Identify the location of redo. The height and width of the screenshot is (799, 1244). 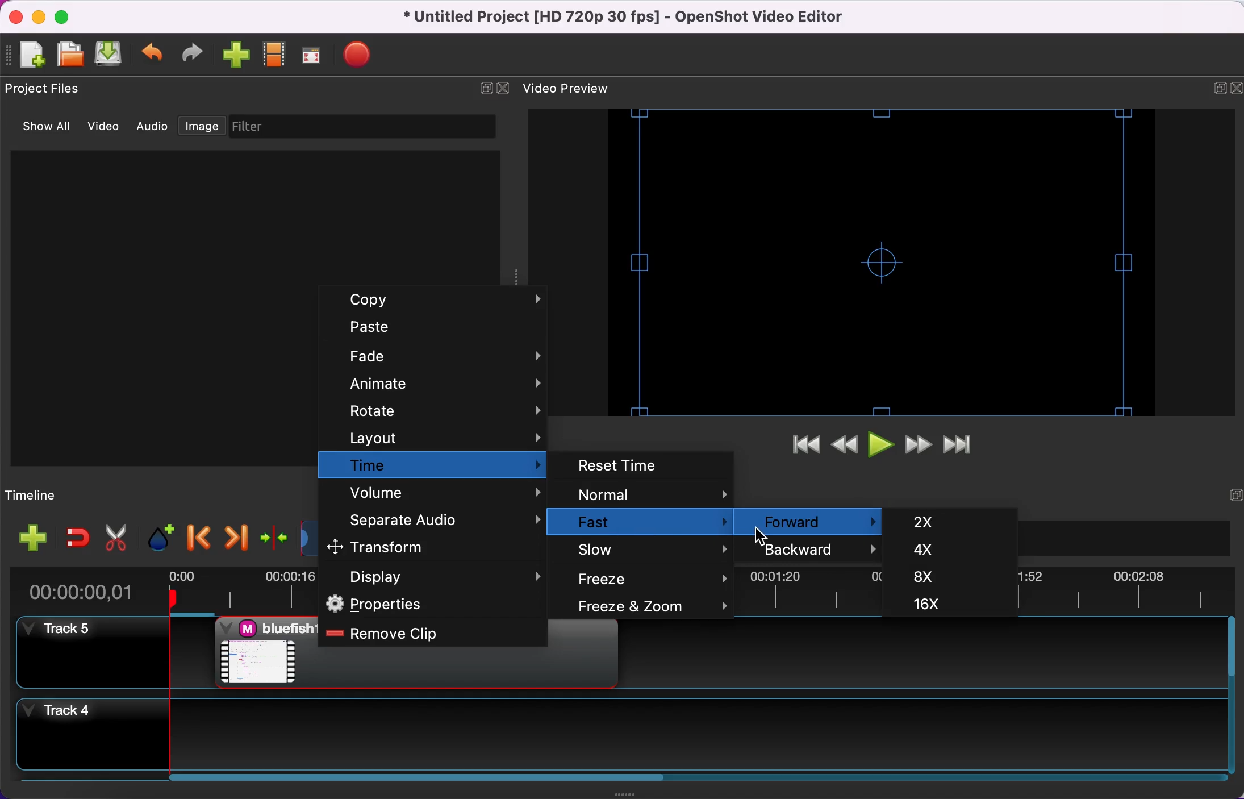
(197, 56).